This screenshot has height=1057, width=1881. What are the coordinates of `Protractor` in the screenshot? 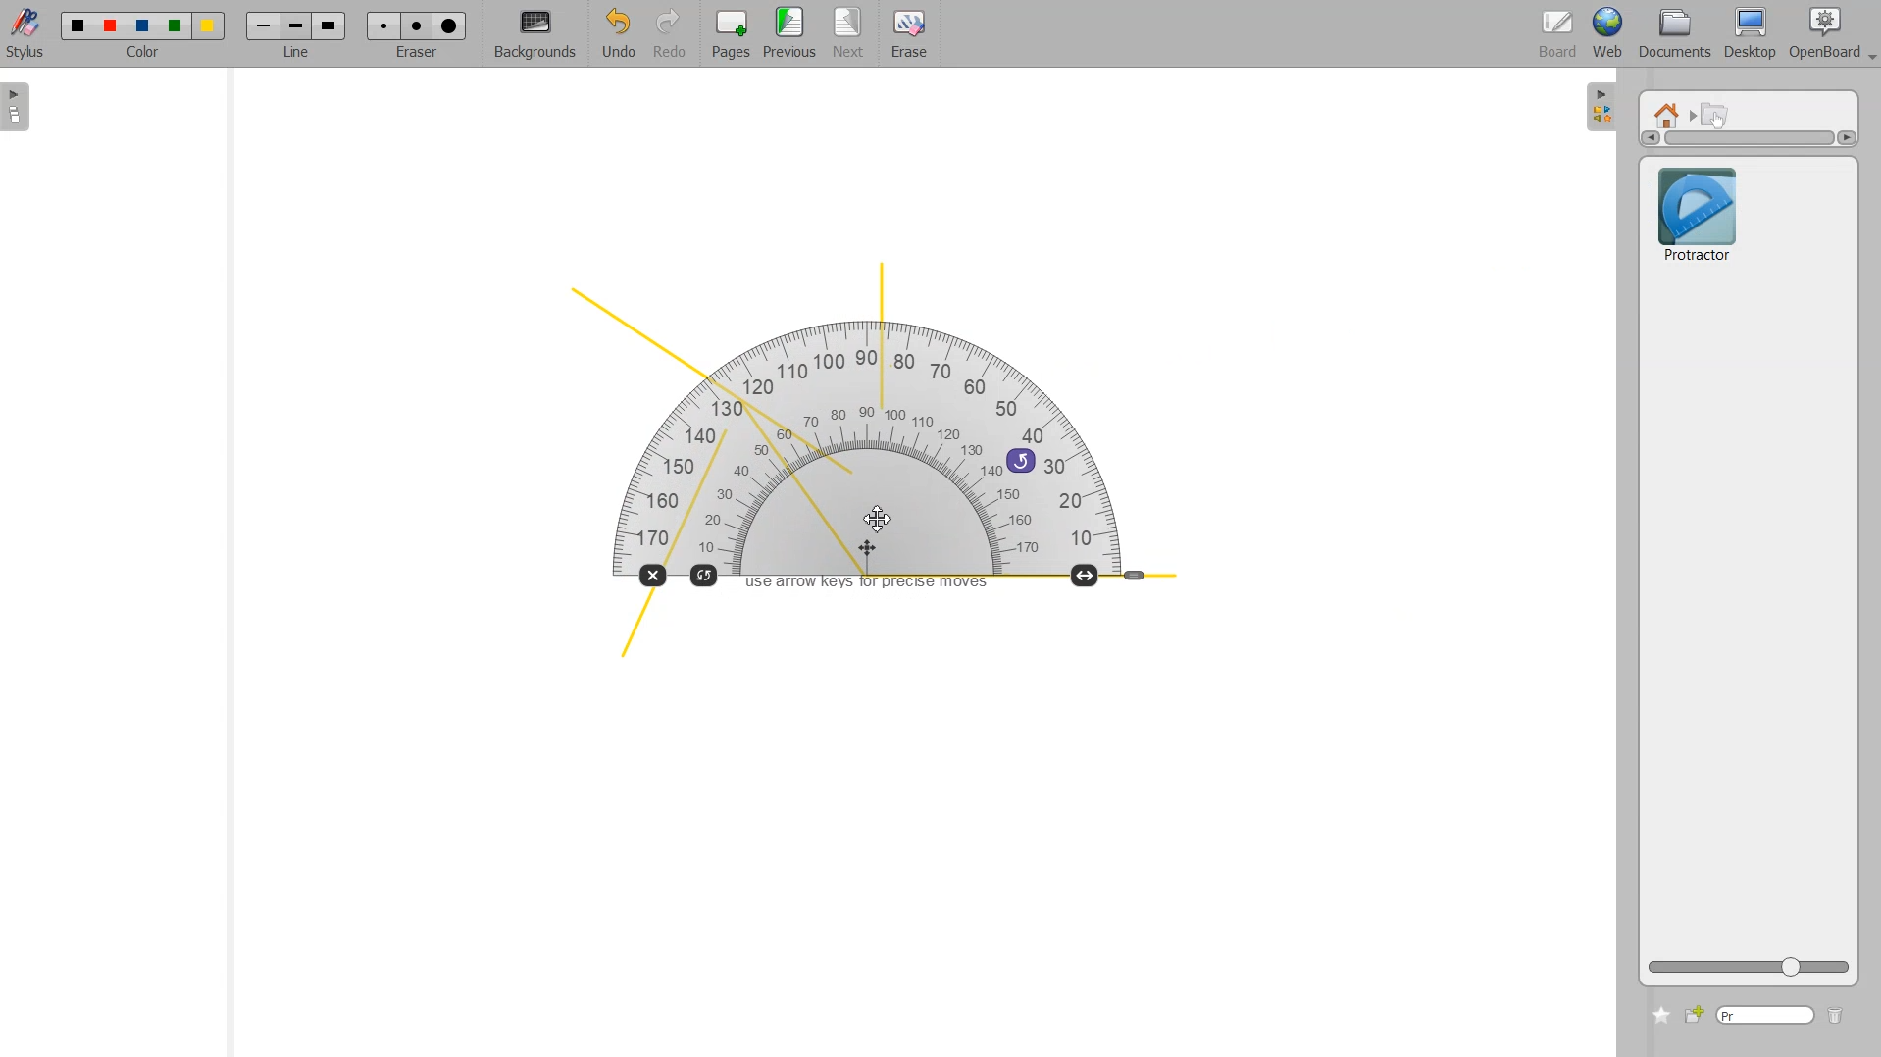 It's located at (886, 455).